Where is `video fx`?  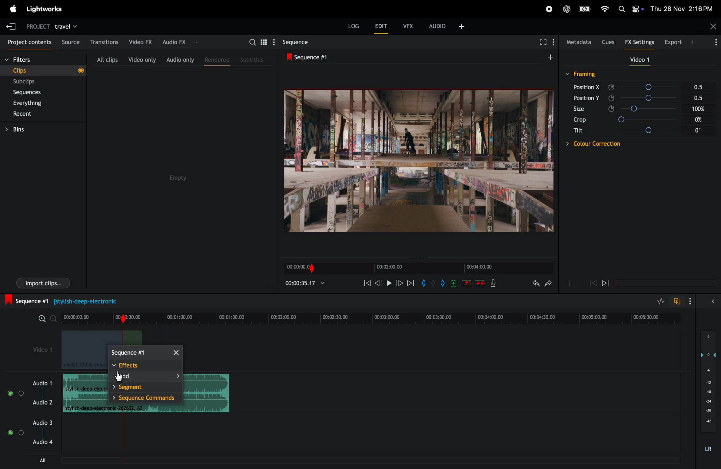 video fx is located at coordinates (139, 41).